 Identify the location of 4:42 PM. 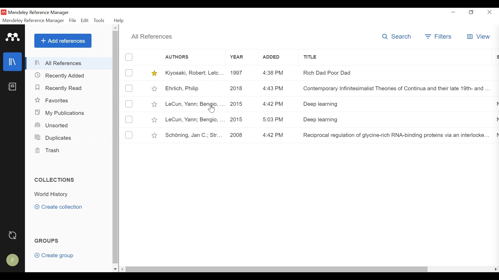
(274, 104).